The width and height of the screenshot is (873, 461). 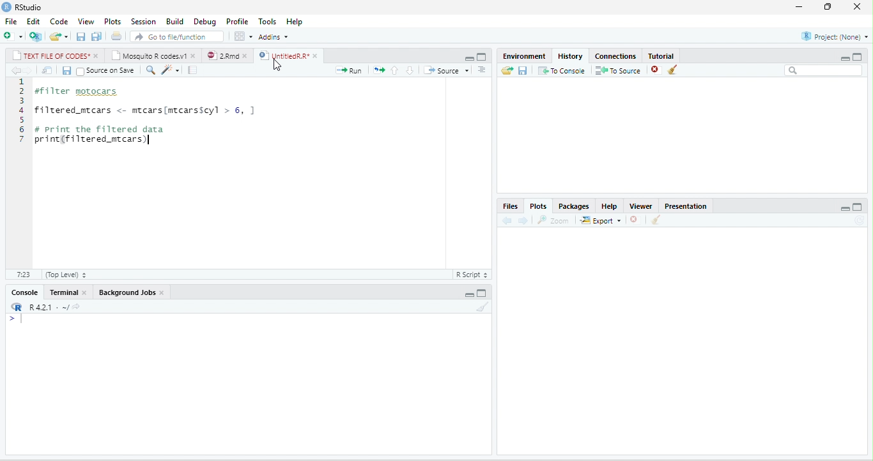 I want to click on File, so click(x=11, y=21).